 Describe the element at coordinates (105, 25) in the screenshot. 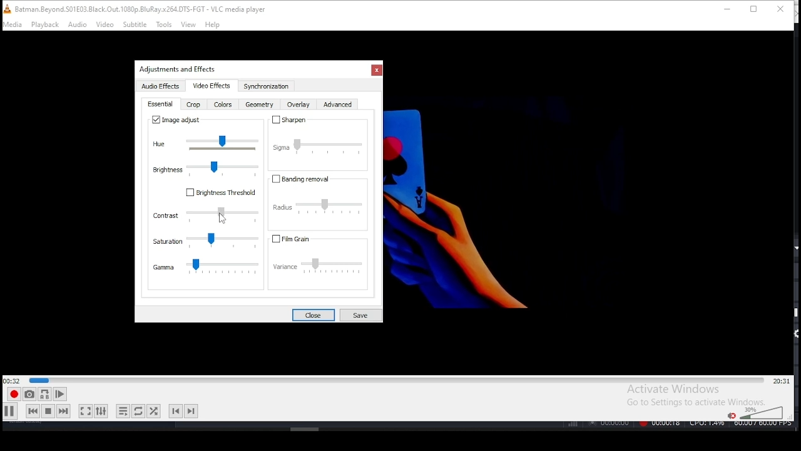

I see `video` at that location.